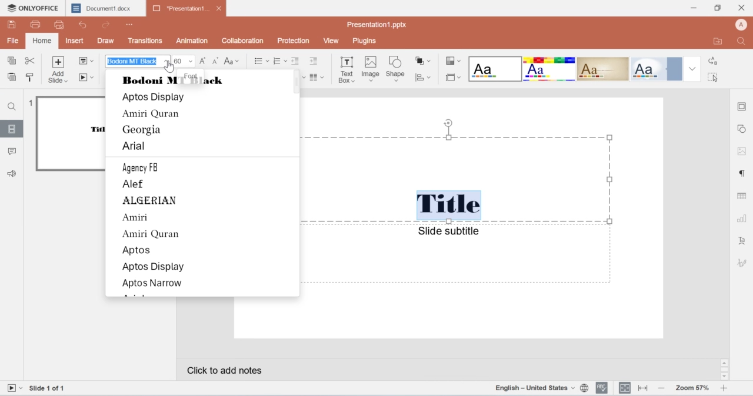  Describe the element at coordinates (719, 41) in the screenshot. I see `export` at that location.